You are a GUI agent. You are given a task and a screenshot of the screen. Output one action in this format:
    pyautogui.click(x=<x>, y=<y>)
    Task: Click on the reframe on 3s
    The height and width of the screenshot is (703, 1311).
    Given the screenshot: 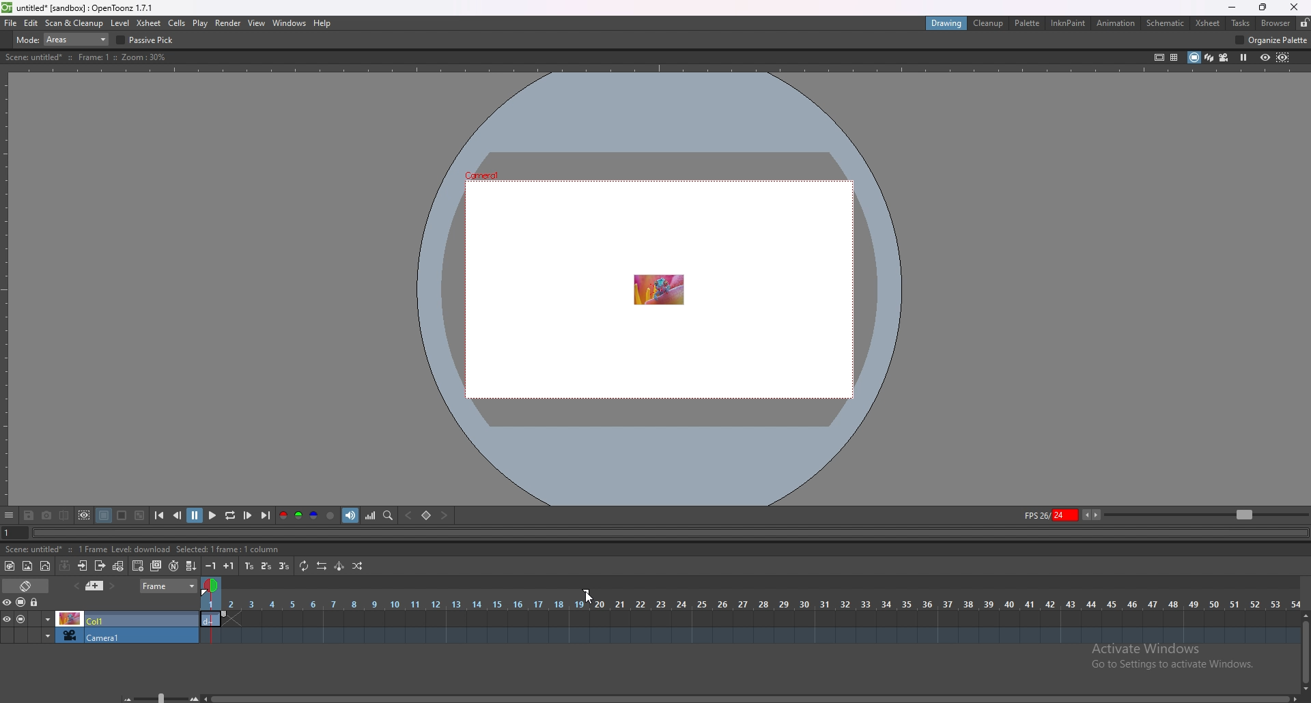 What is the action you would take?
    pyautogui.click(x=284, y=566)
    